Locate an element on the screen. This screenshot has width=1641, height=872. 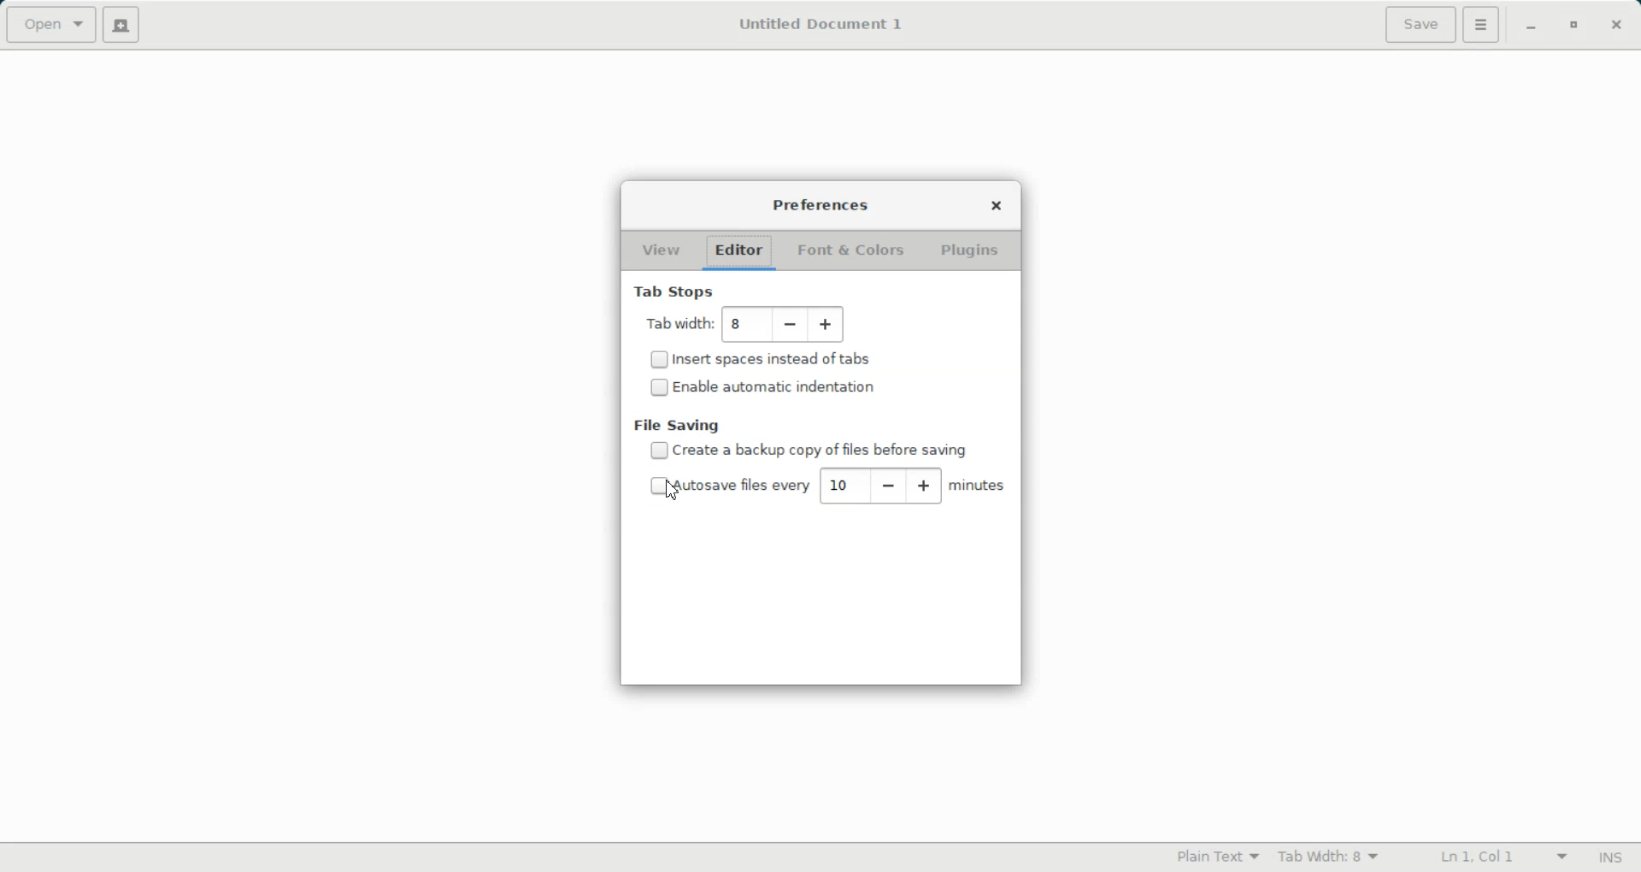
Open a file is located at coordinates (50, 24).